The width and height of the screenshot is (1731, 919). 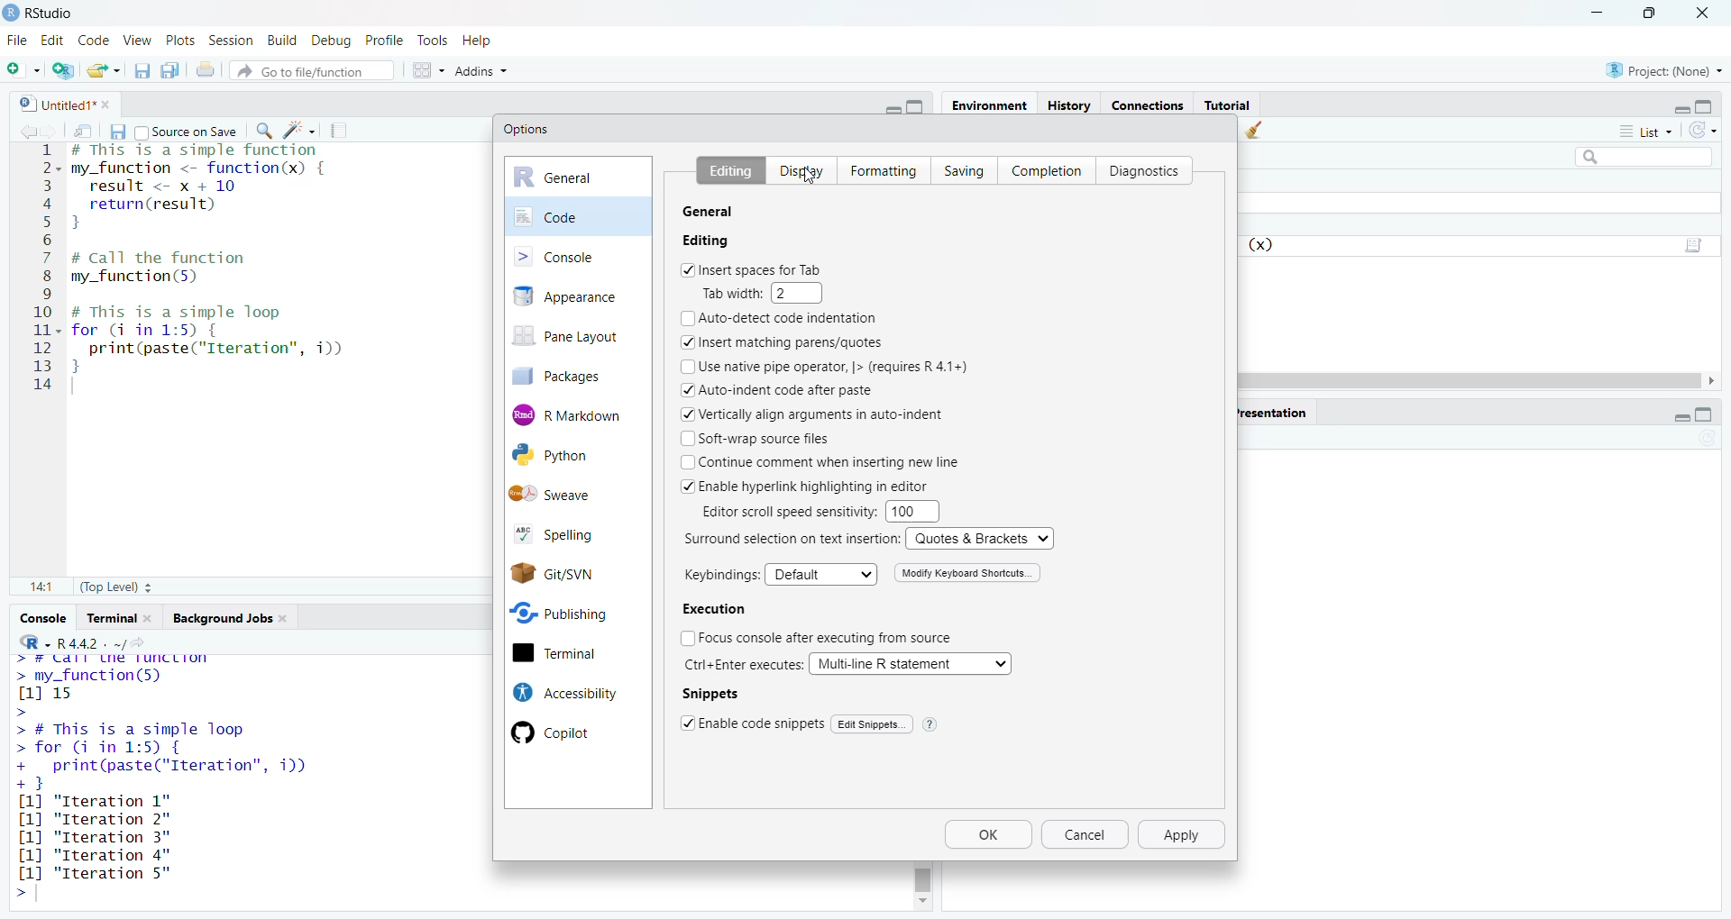 What do you see at coordinates (114, 589) in the screenshot?
I see `(Top Level)` at bounding box center [114, 589].